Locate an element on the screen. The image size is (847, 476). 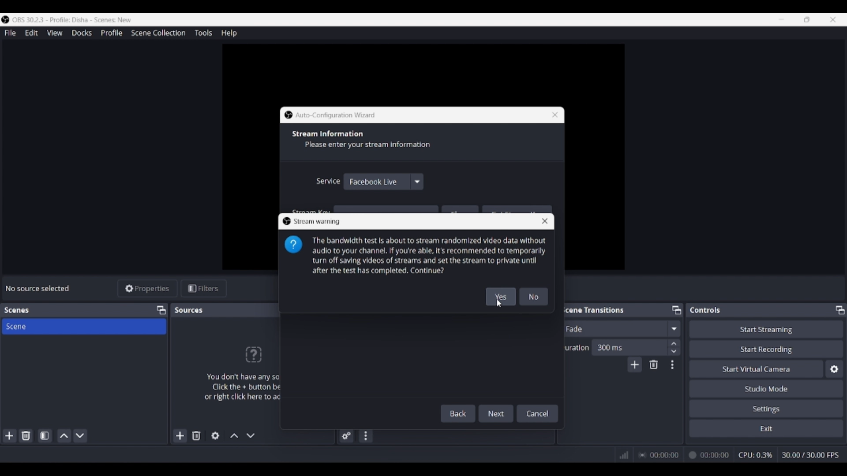
Add transition is located at coordinates (634, 364).